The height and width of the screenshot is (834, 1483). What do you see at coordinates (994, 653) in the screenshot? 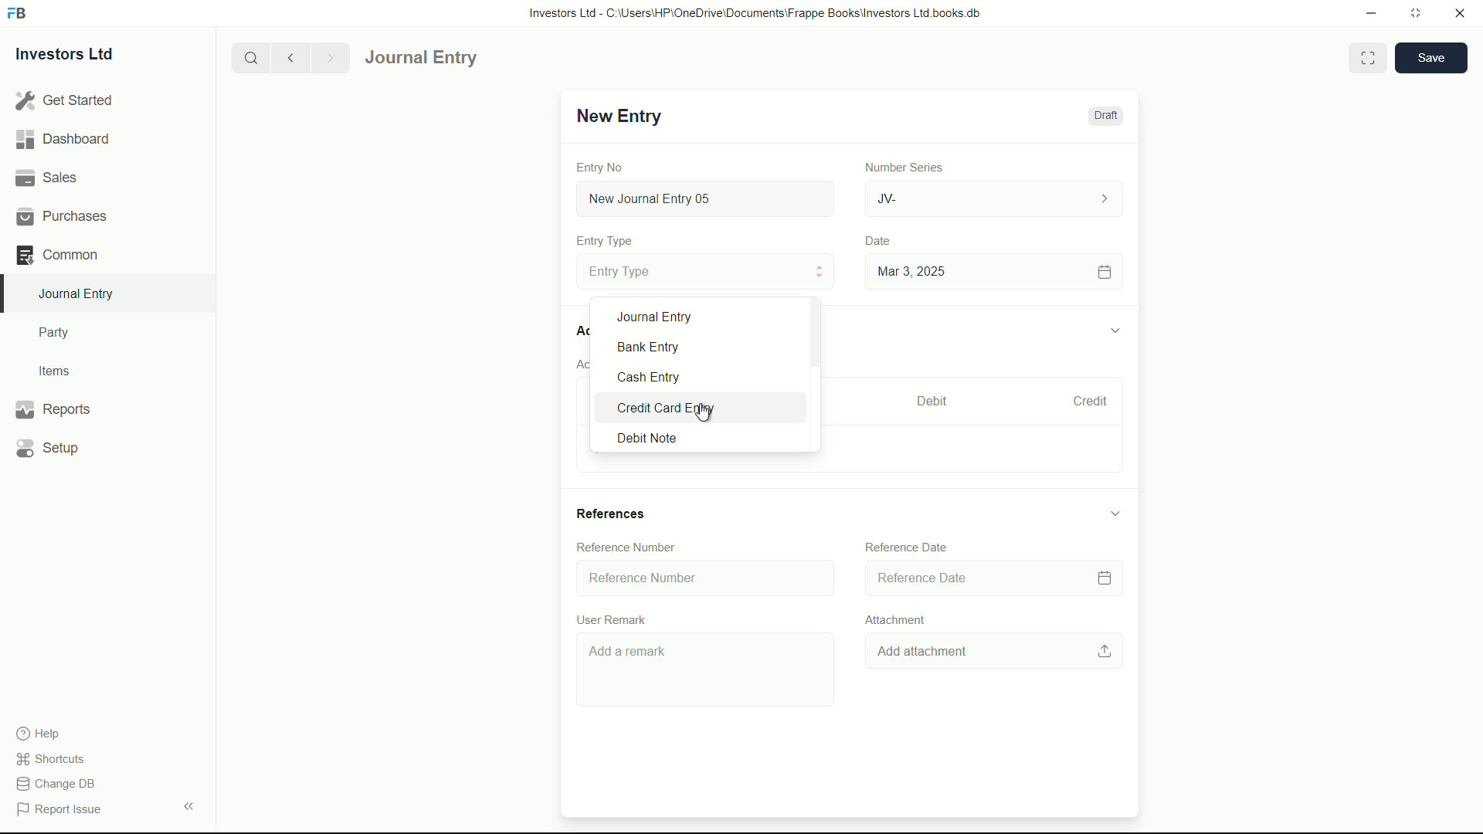
I see `Add attachment` at bounding box center [994, 653].